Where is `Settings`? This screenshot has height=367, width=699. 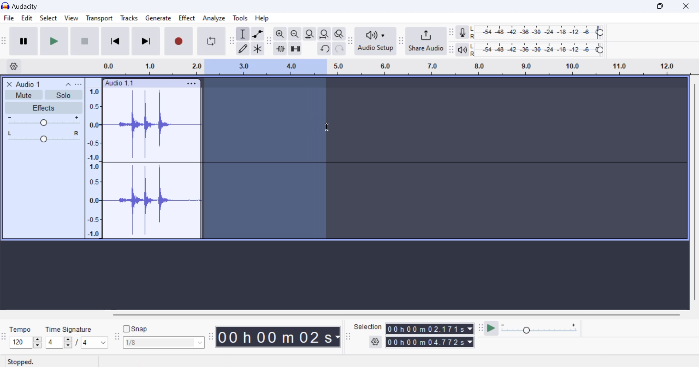
Settings is located at coordinates (15, 66).